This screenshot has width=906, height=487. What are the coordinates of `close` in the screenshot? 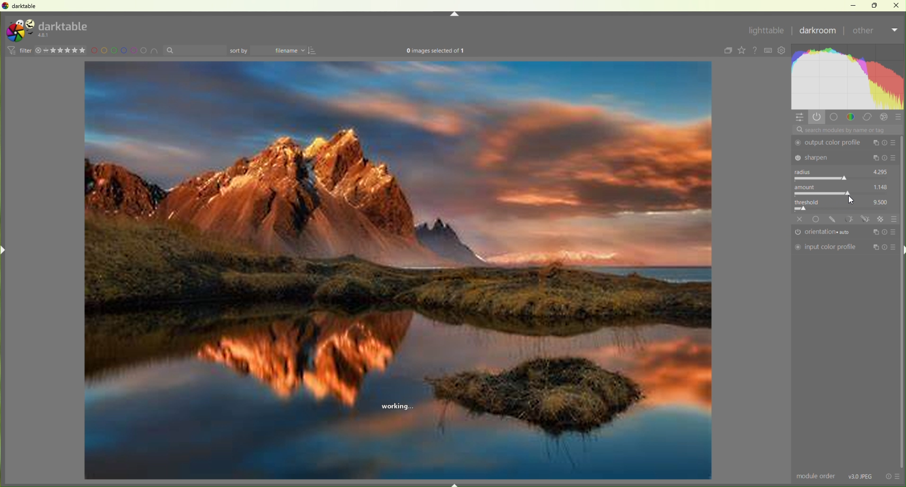 It's located at (897, 5).